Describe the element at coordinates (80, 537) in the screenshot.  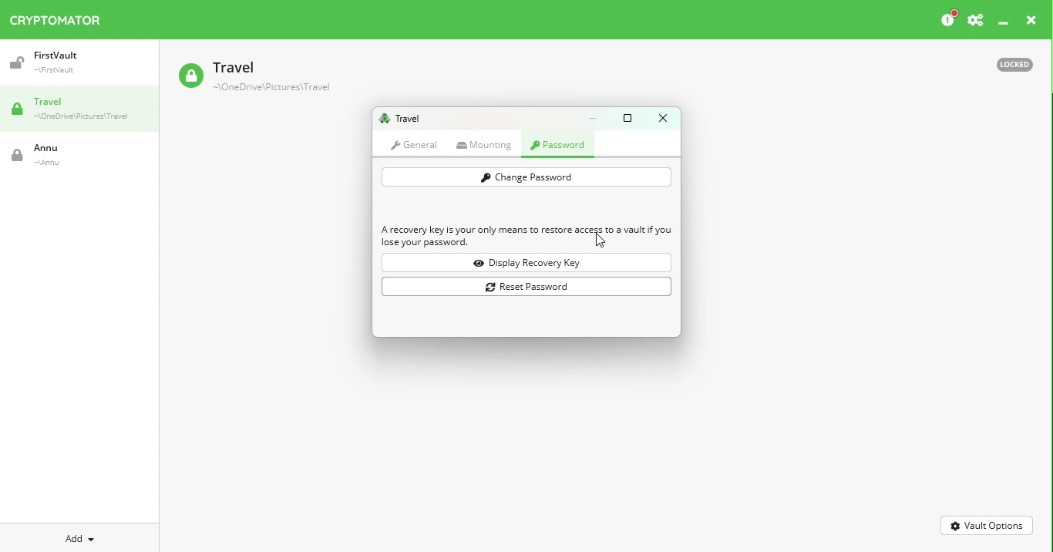
I see `Add new vault` at that location.